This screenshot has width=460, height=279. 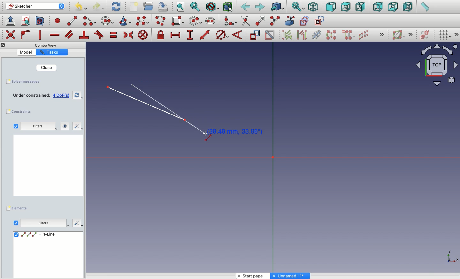 I want to click on Top, so click(x=345, y=7).